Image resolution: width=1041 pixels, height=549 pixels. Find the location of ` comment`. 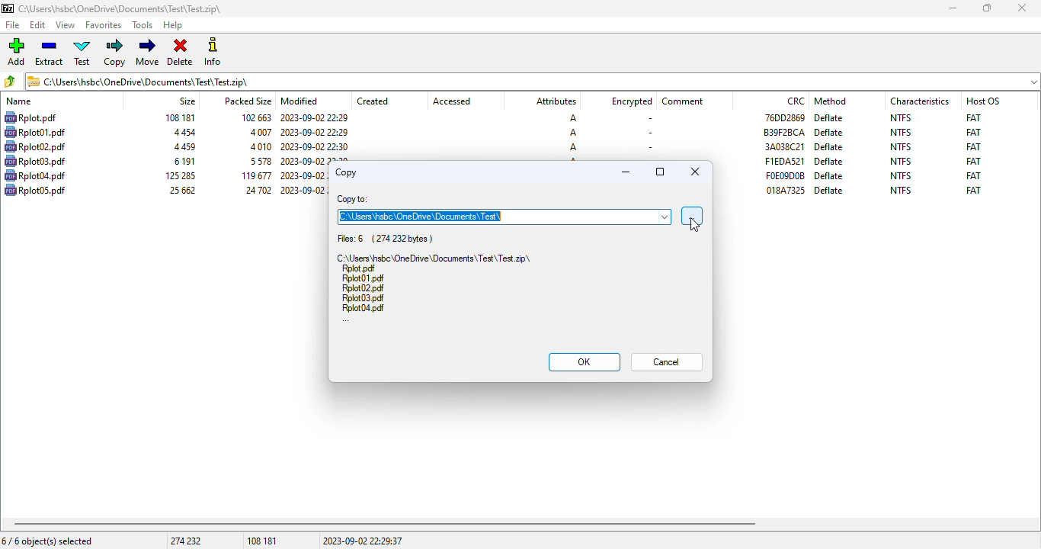

 comment is located at coordinates (683, 101).